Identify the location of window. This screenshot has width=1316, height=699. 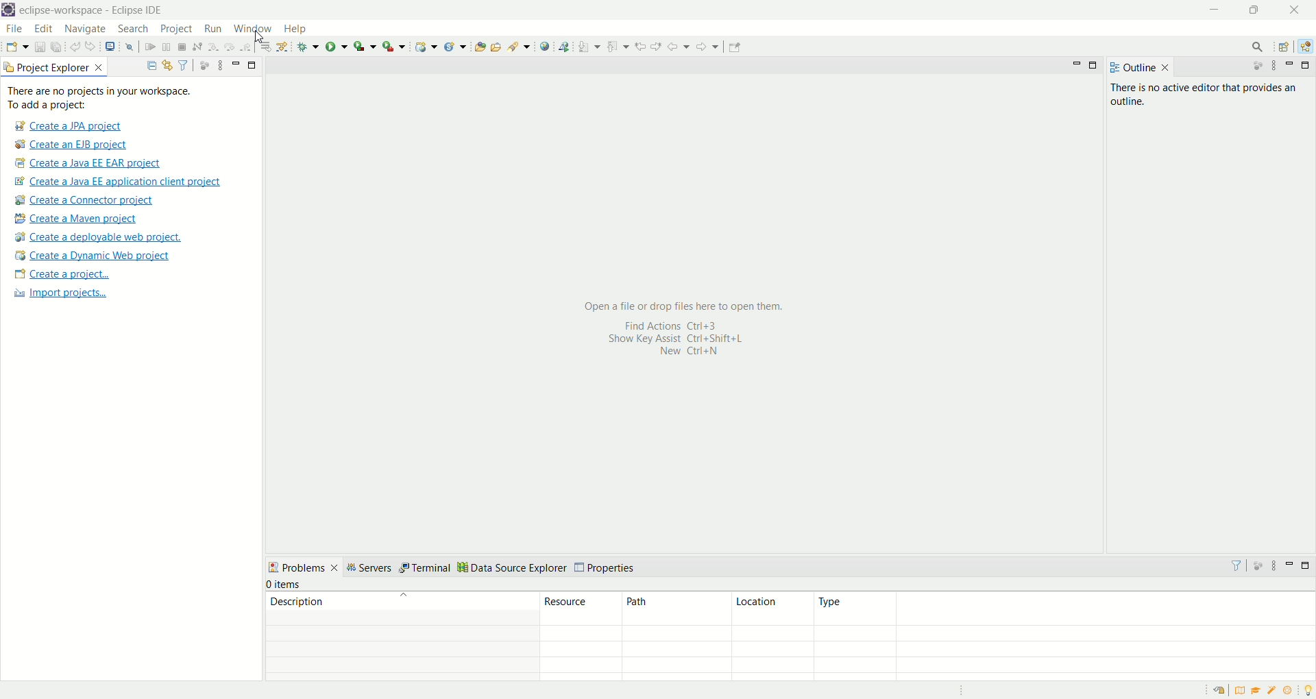
(256, 27).